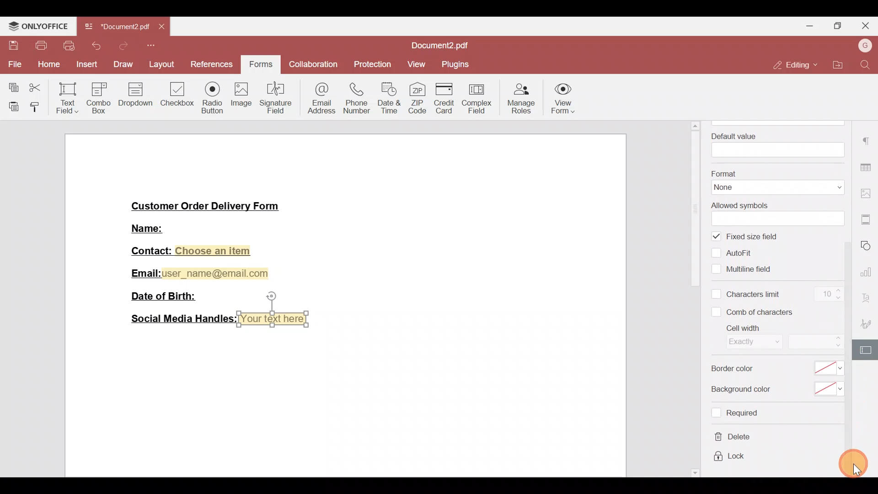 The height and width of the screenshot is (494, 878). Describe the element at coordinates (835, 64) in the screenshot. I see `Open file location` at that location.